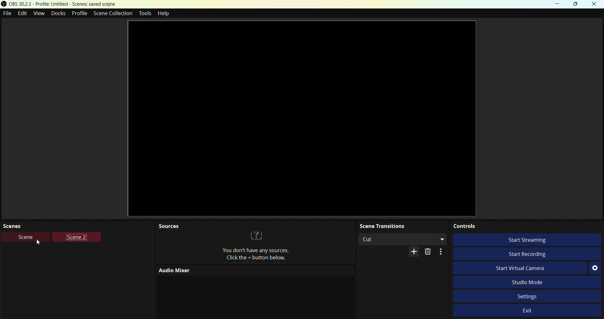 The width and height of the screenshot is (604, 319). Describe the element at coordinates (168, 226) in the screenshot. I see `Sources` at that location.